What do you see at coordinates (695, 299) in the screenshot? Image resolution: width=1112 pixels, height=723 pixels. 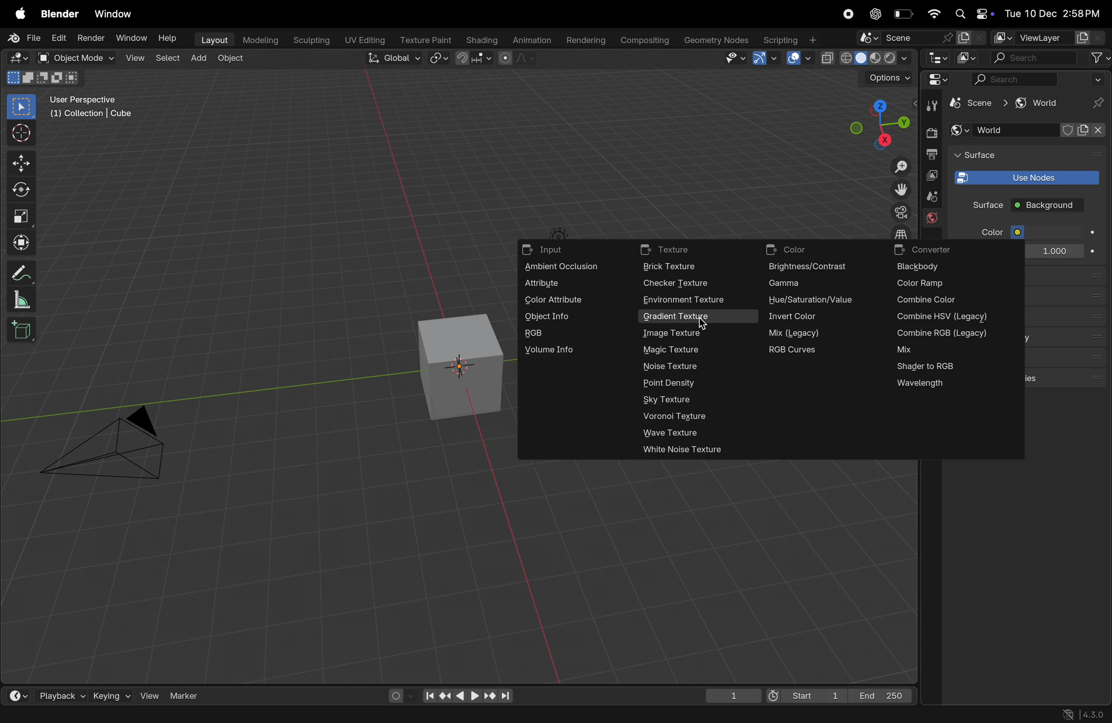 I see `Envoirnment texture` at bounding box center [695, 299].